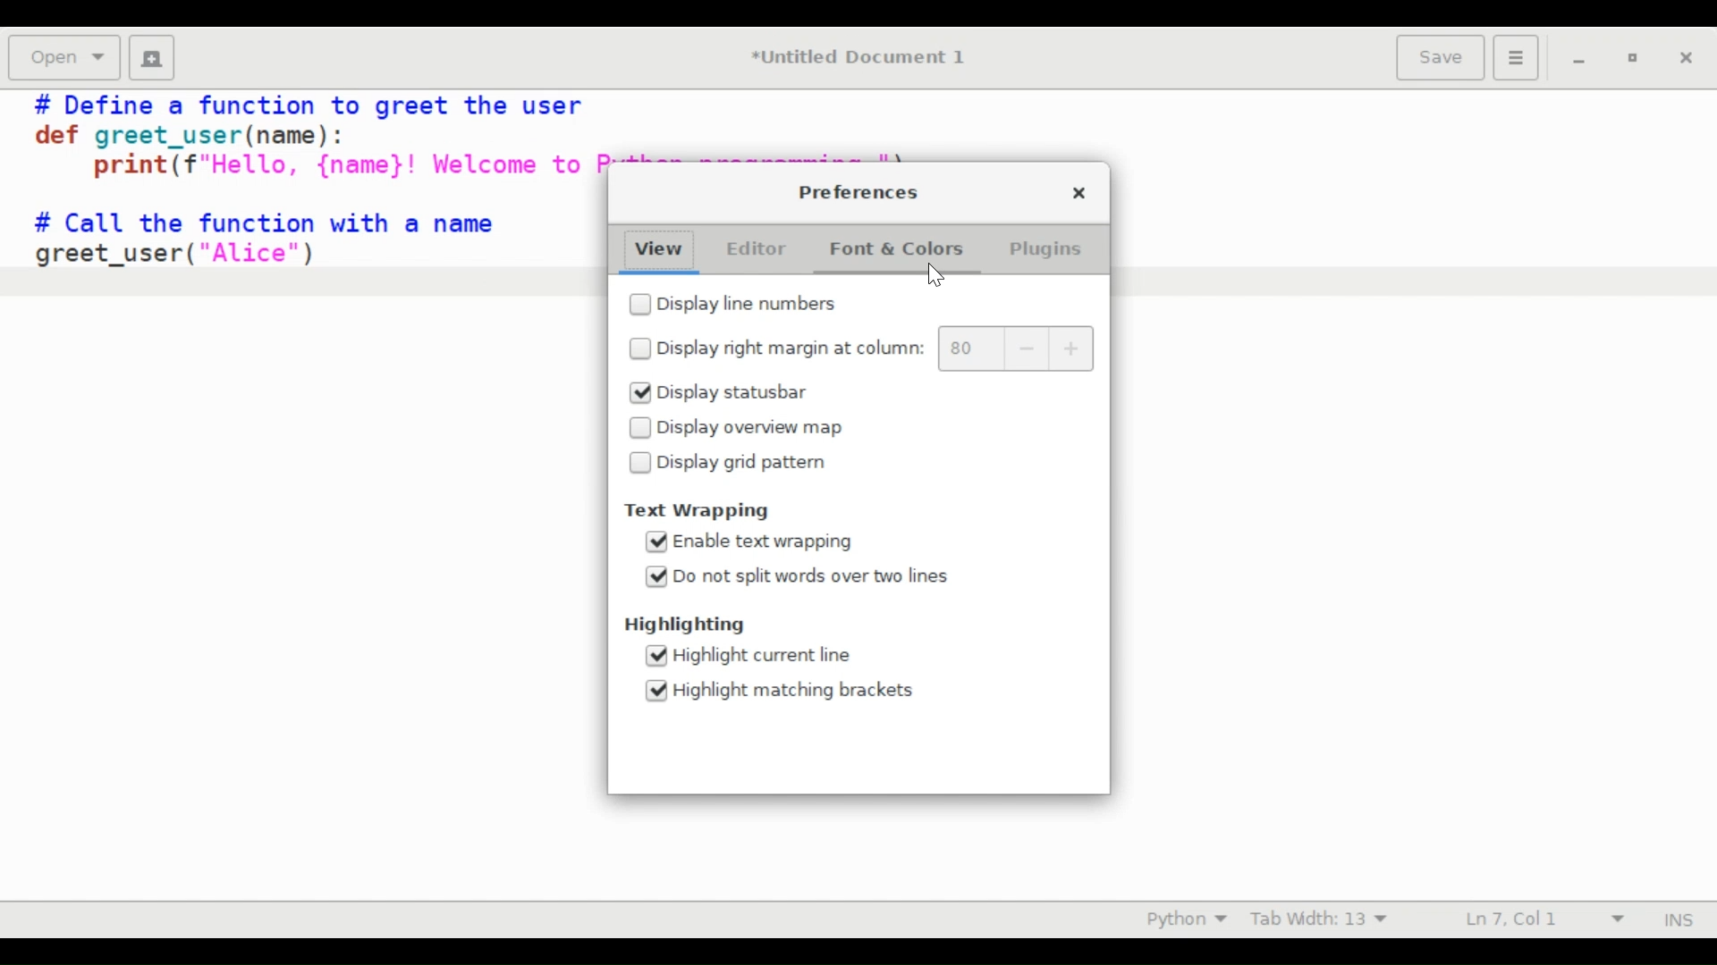 This screenshot has width=1717, height=965. I want to click on Document name, so click(863, 58).